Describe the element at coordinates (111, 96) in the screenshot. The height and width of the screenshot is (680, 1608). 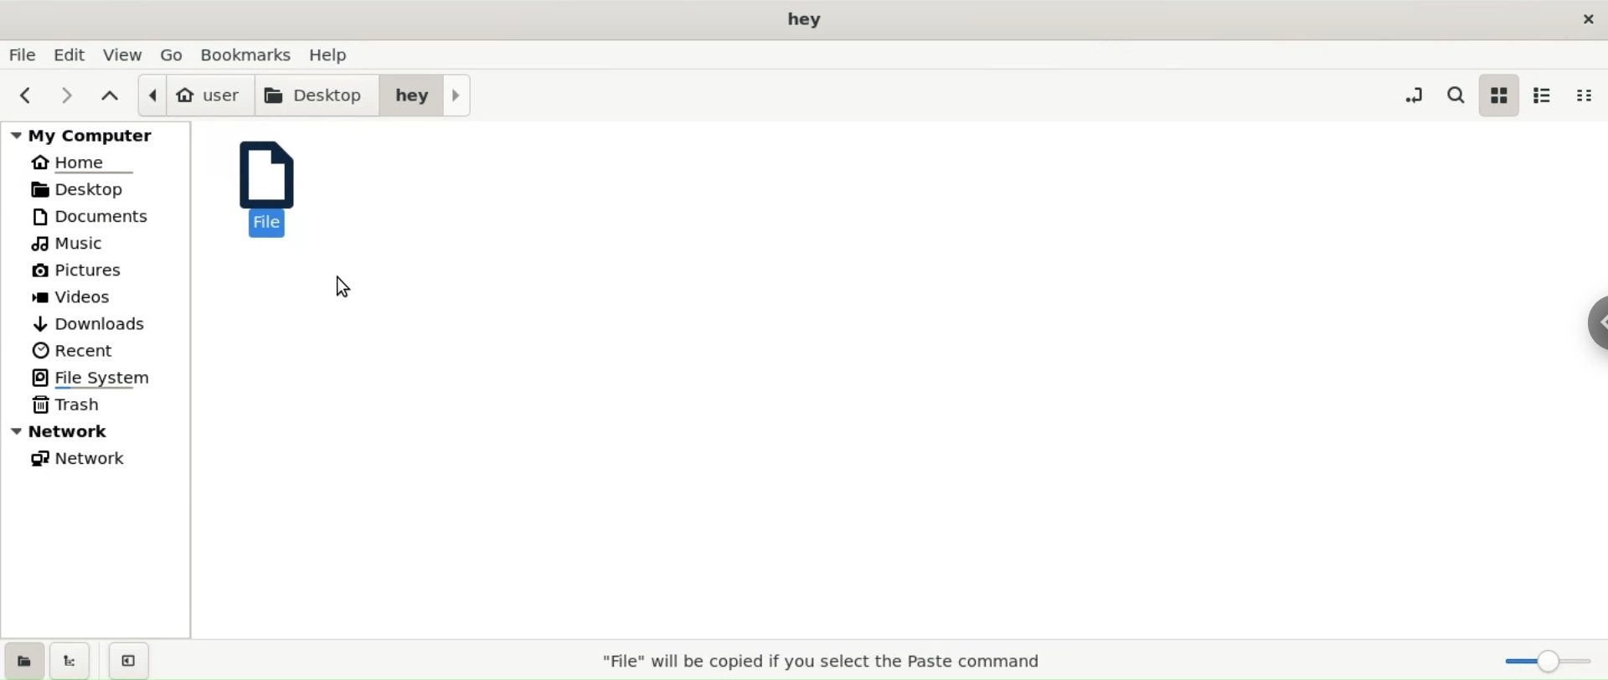
I see `parent folder` at that location.